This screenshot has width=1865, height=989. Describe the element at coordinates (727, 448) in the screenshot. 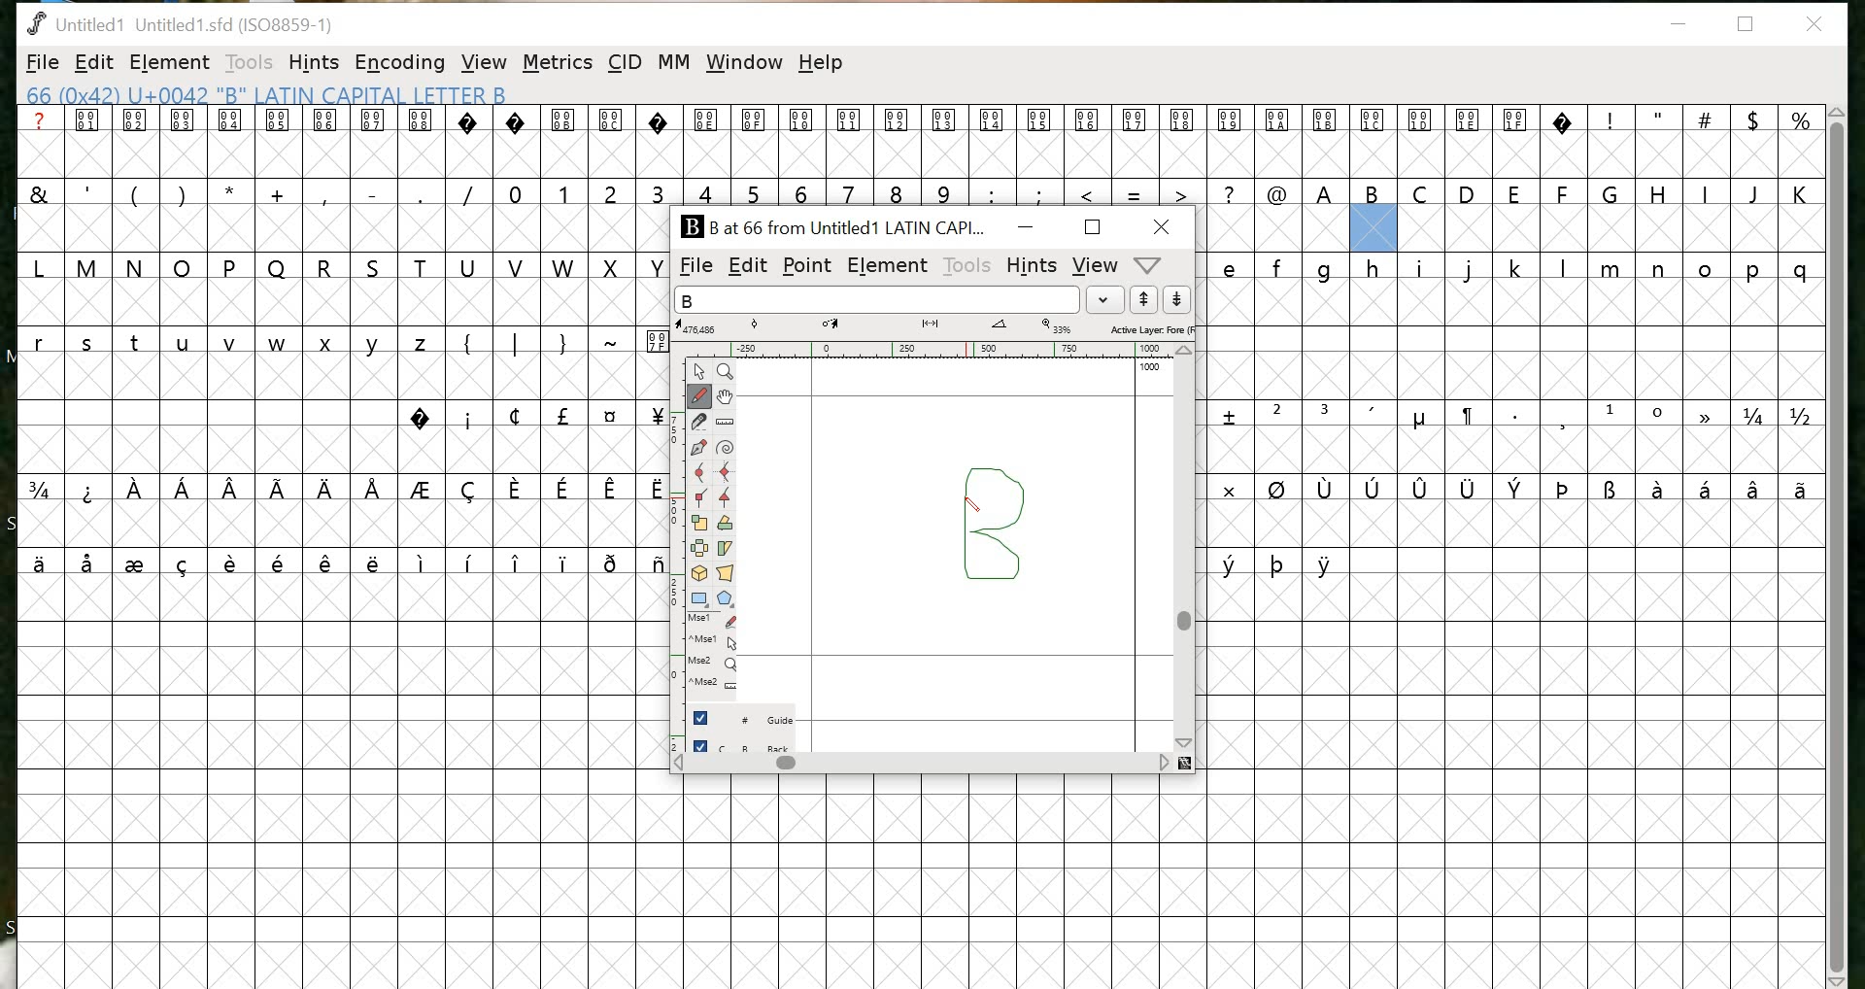

I see `Spiro` at that location.